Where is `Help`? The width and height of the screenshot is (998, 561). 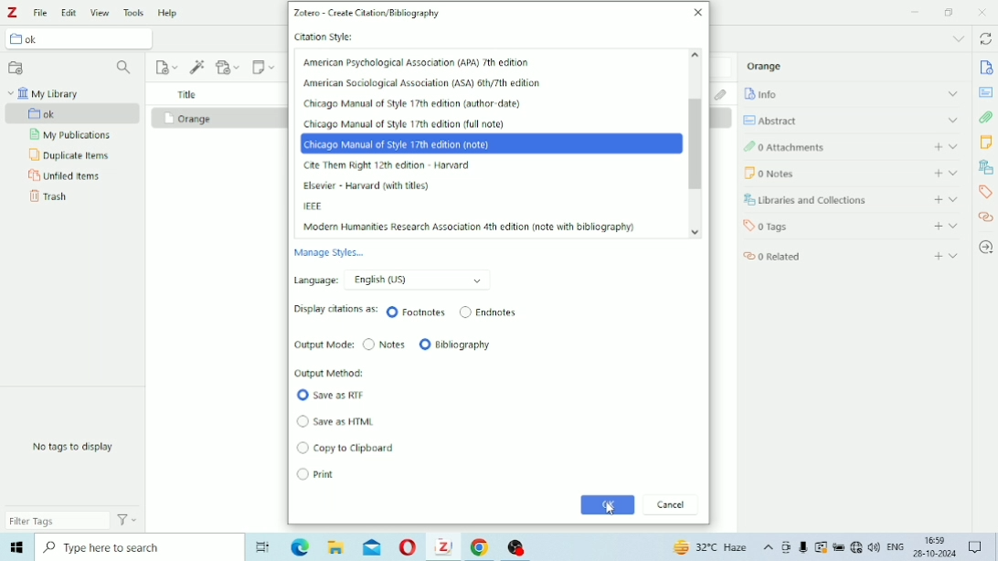
Help is located at coordinates (170, 13).